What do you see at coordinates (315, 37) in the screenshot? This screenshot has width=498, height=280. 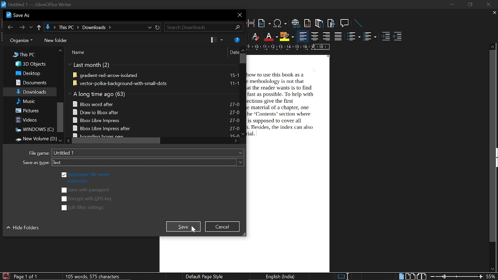 I see `align center` at bounding box center [315, 37].